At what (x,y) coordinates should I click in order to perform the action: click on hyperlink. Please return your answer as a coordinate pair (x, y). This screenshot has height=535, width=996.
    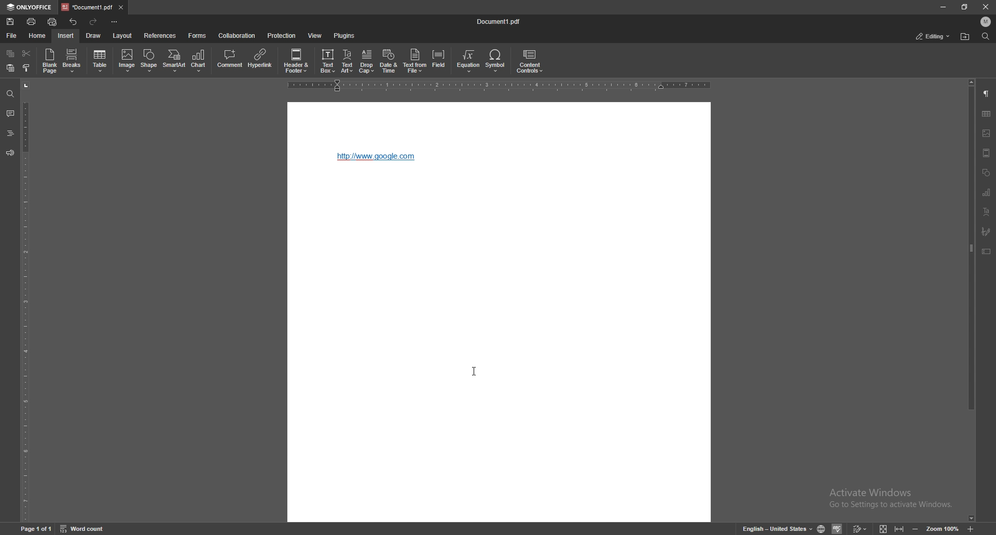
    Looking at the image, I should click on (378, 157).